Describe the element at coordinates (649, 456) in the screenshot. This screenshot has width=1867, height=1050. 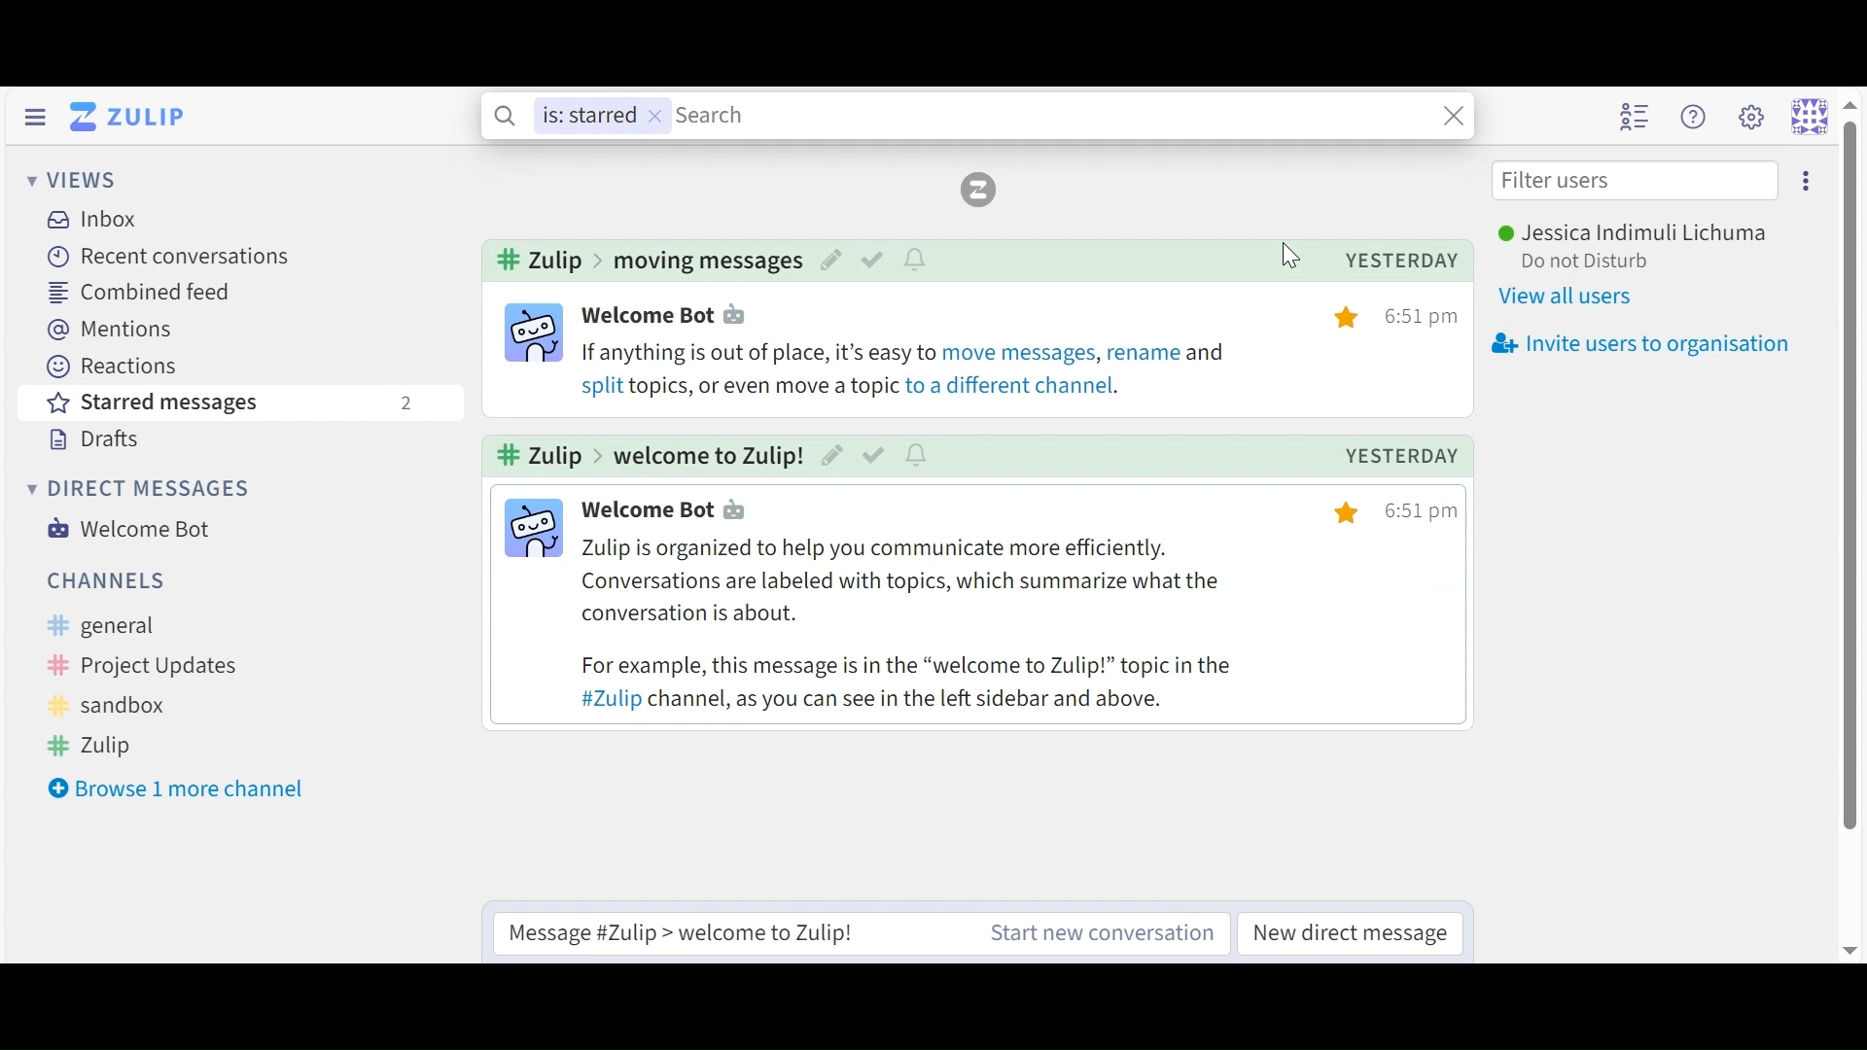
I see `channel` at that location.